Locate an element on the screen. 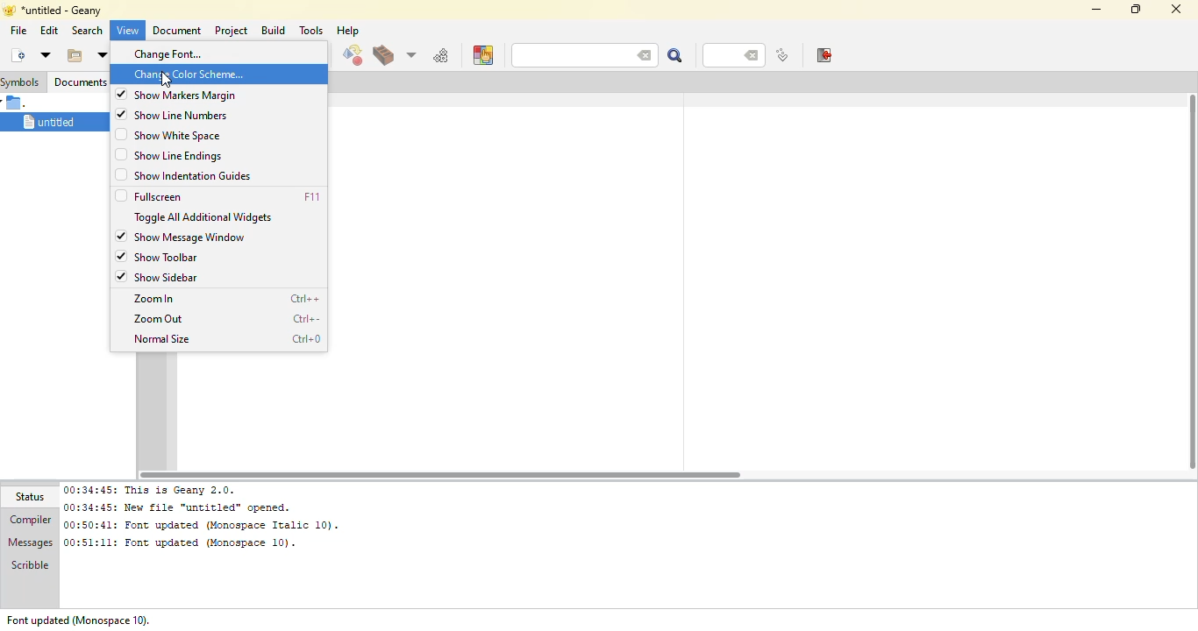  minimize is located at coordinates (1094, 9).